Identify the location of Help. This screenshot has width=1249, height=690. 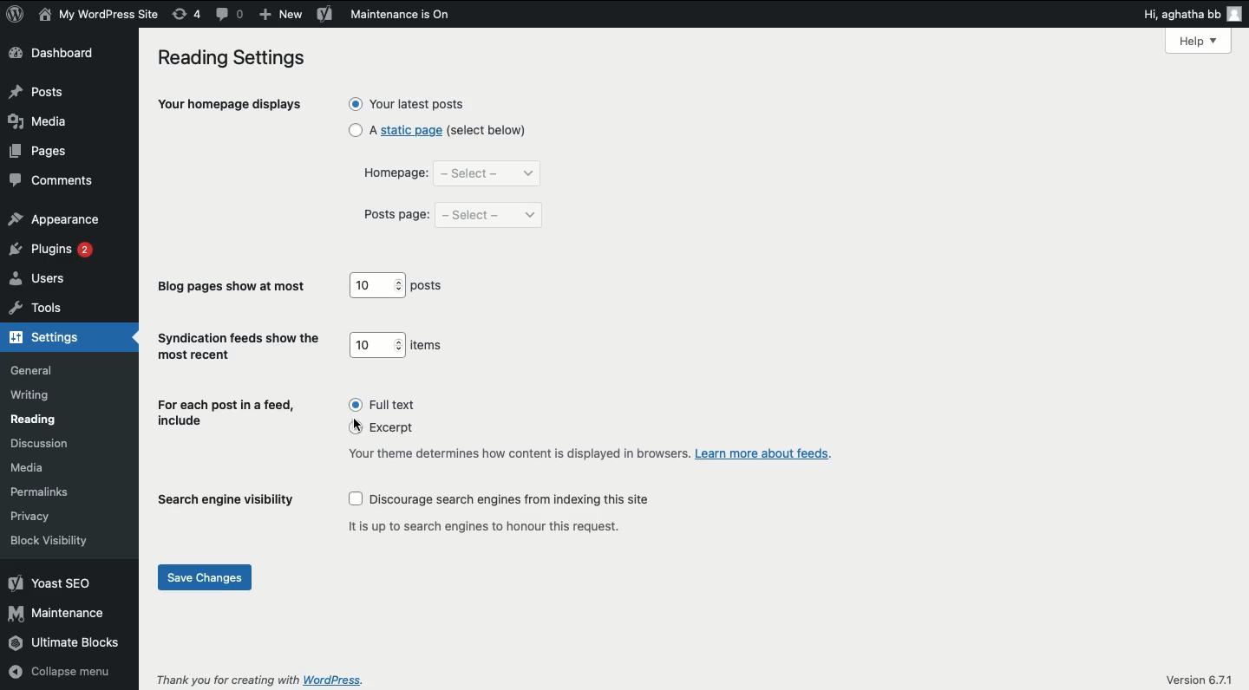
(1198, 41).